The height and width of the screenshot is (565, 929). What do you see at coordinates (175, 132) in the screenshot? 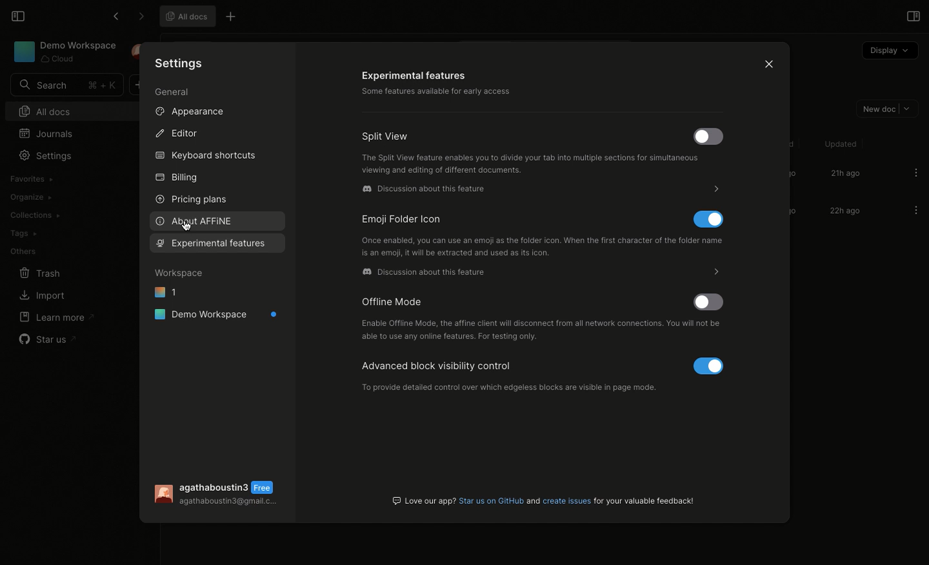
I see `Editor` at bounding box center [175, 132].